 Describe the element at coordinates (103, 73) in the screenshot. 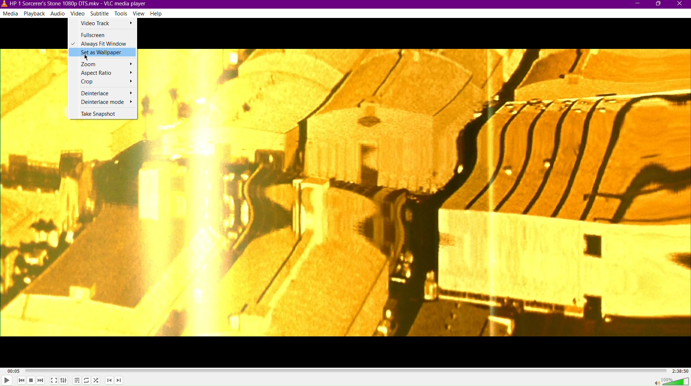

I see `Aspect` at that location.